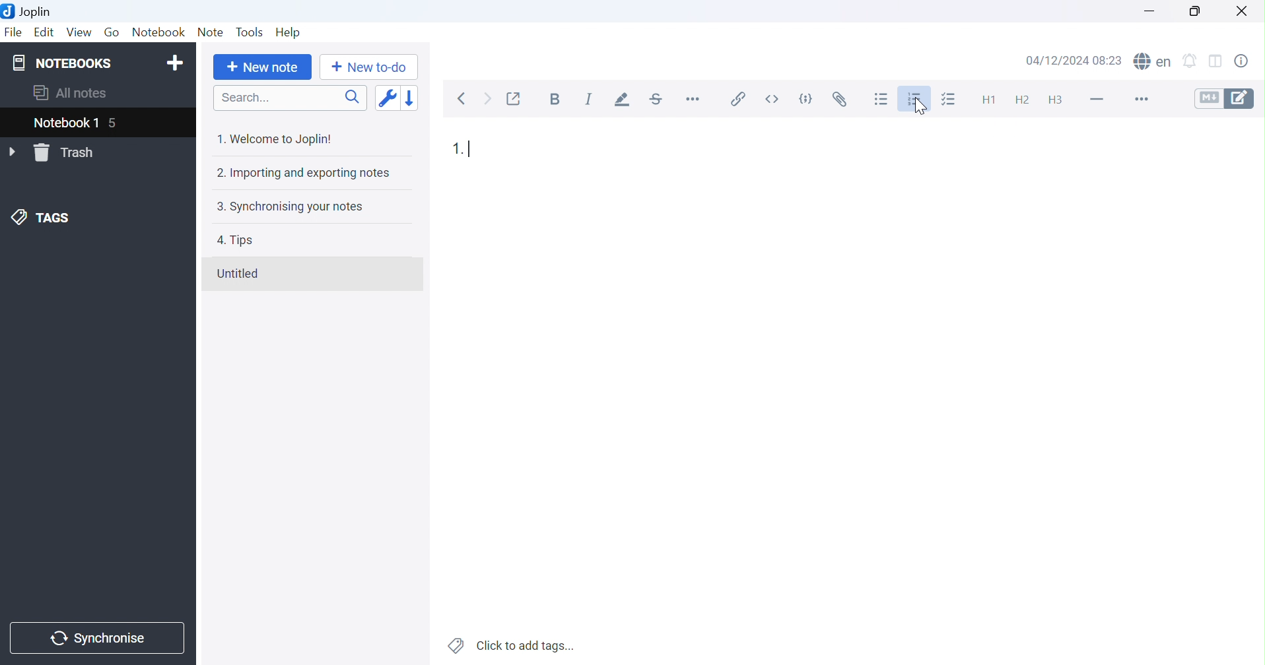 The height and width of the screenshot is (665, 1265). Describe the element at coordinates (235, 240) in the screenshot. I see `4. Tips` at that location.